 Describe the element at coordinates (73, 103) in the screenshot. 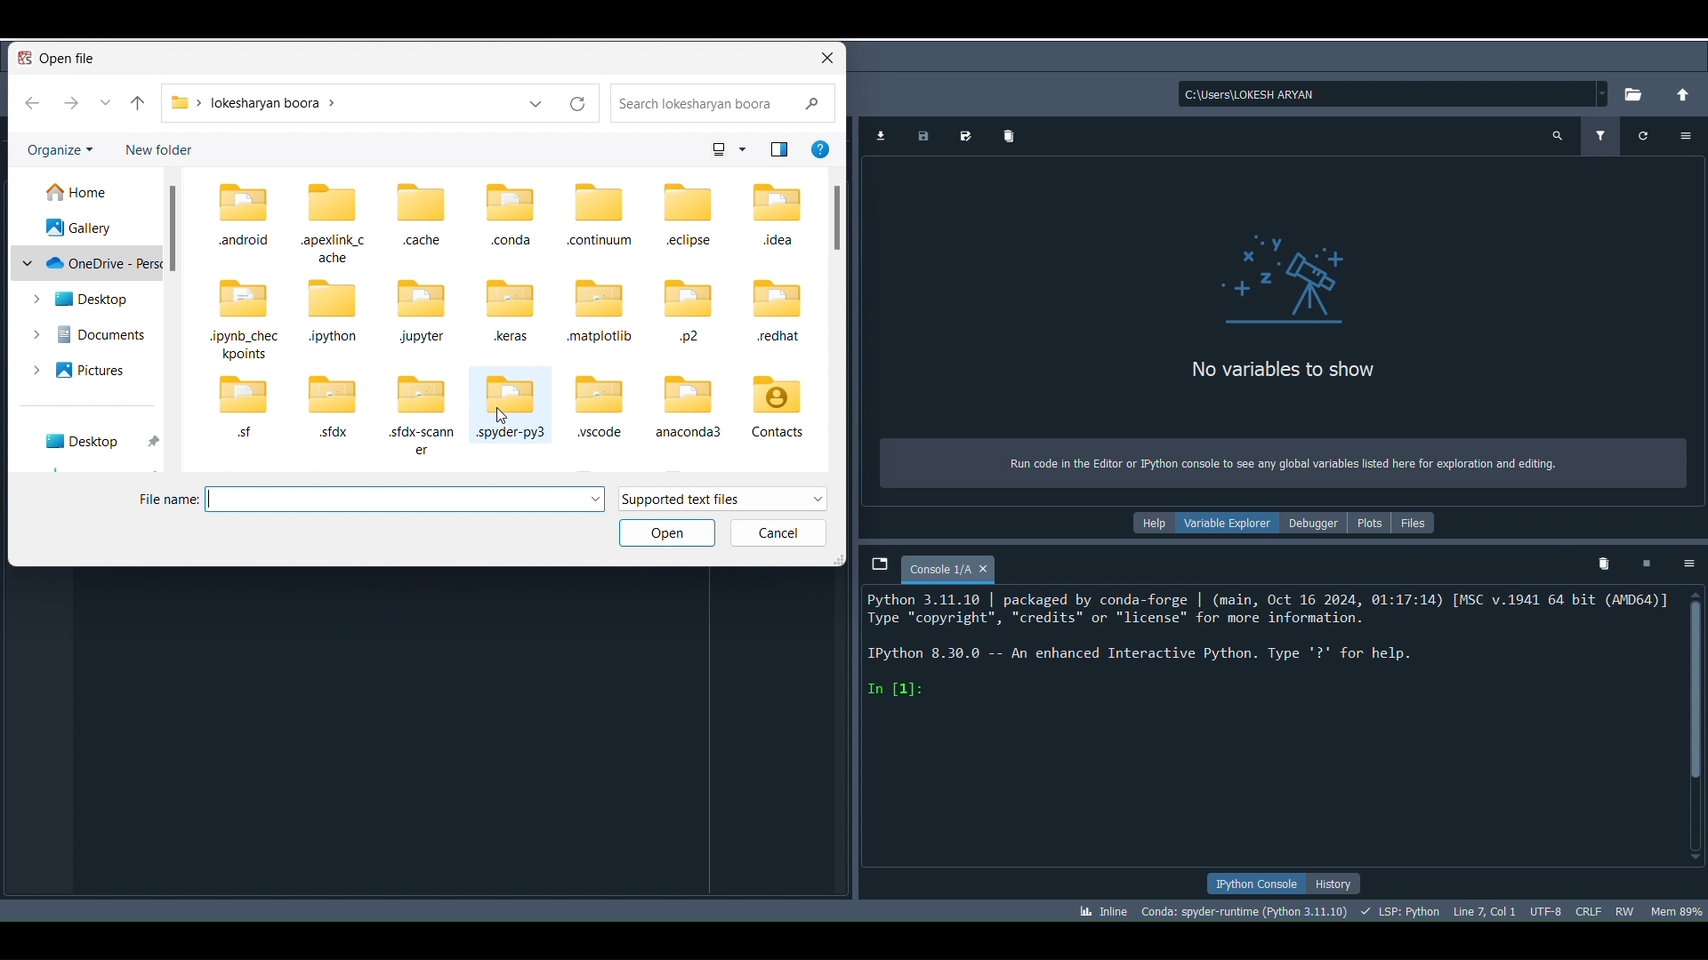

I see `go forward` at that location.